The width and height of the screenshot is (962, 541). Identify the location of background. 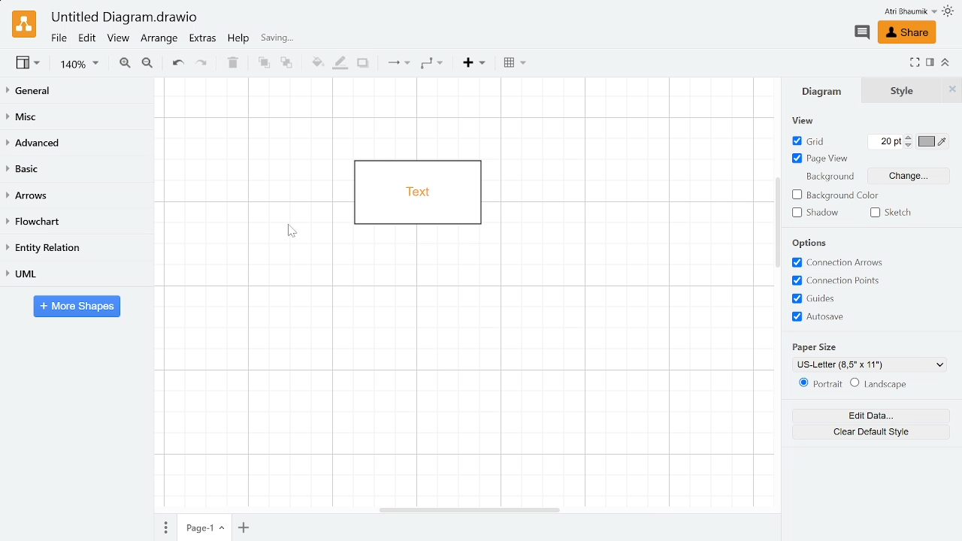
(834, 179).